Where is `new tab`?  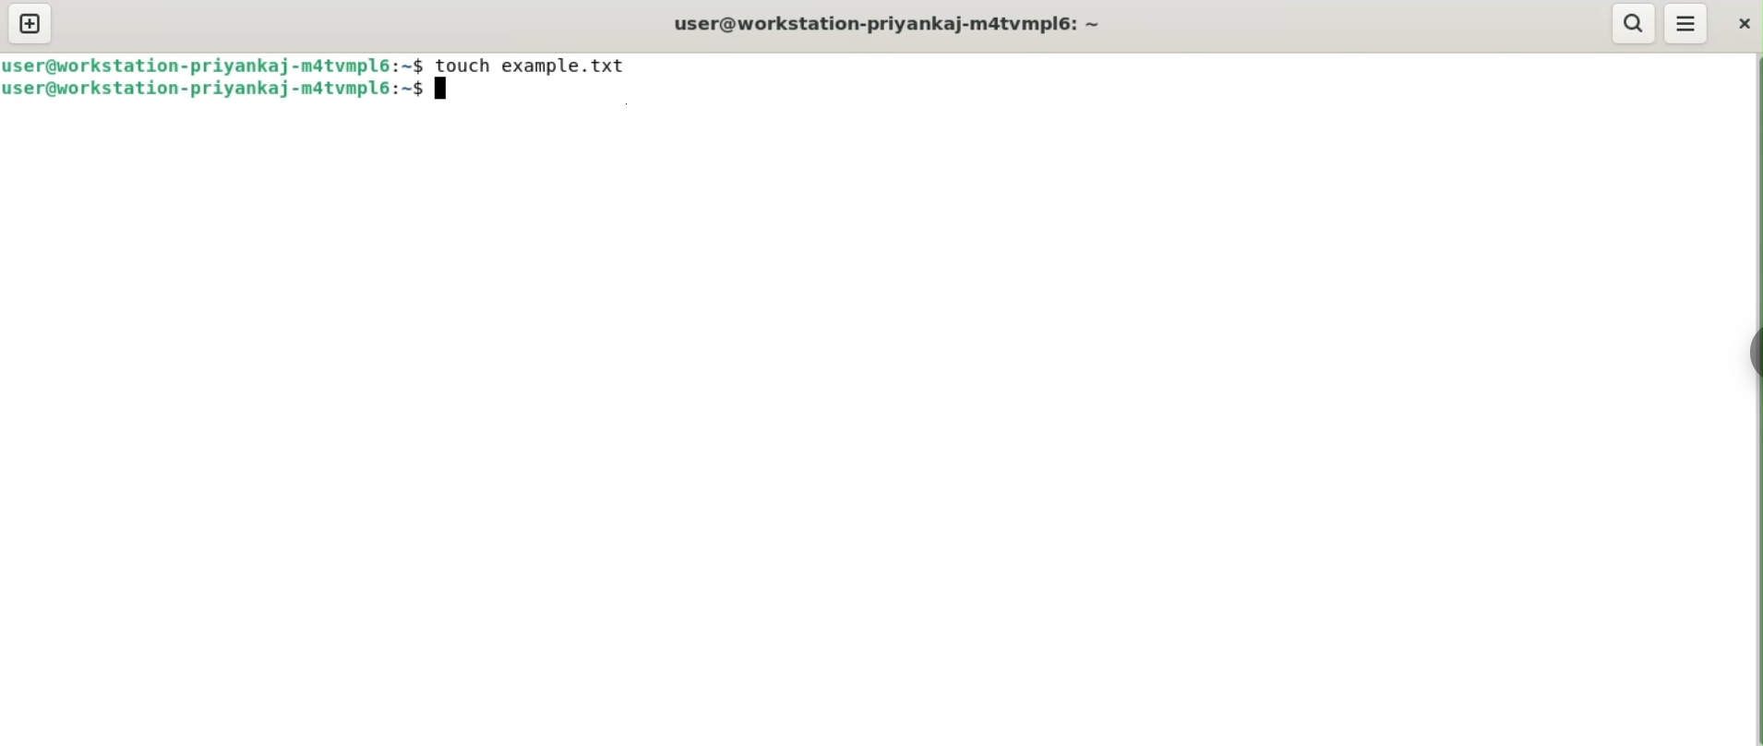
new tab is located at coordinates (31, 25).